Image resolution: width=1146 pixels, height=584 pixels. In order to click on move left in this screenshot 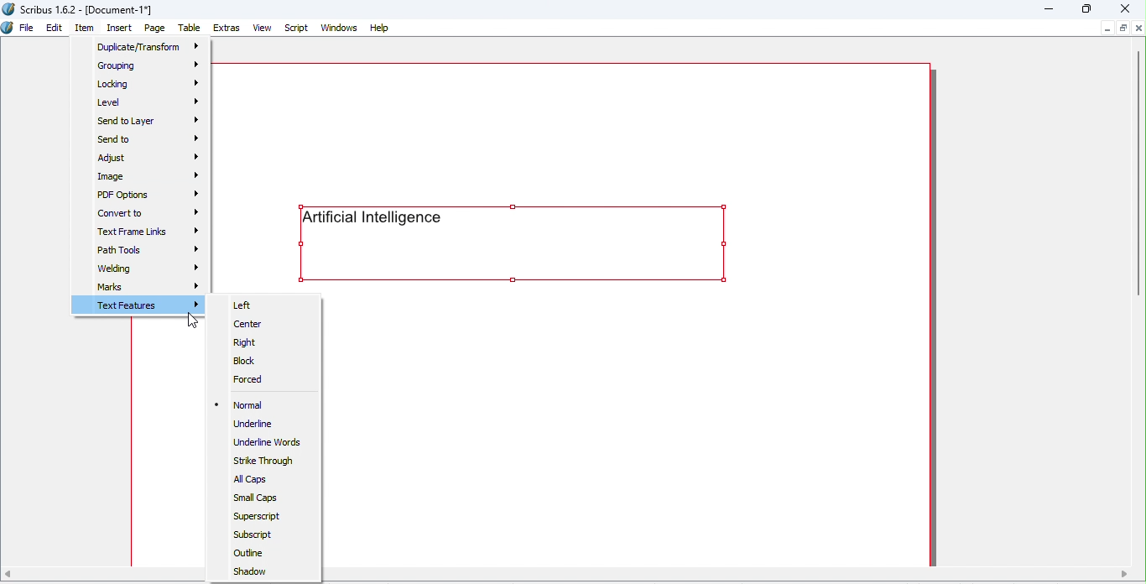, I will do `click(8, 575)`.